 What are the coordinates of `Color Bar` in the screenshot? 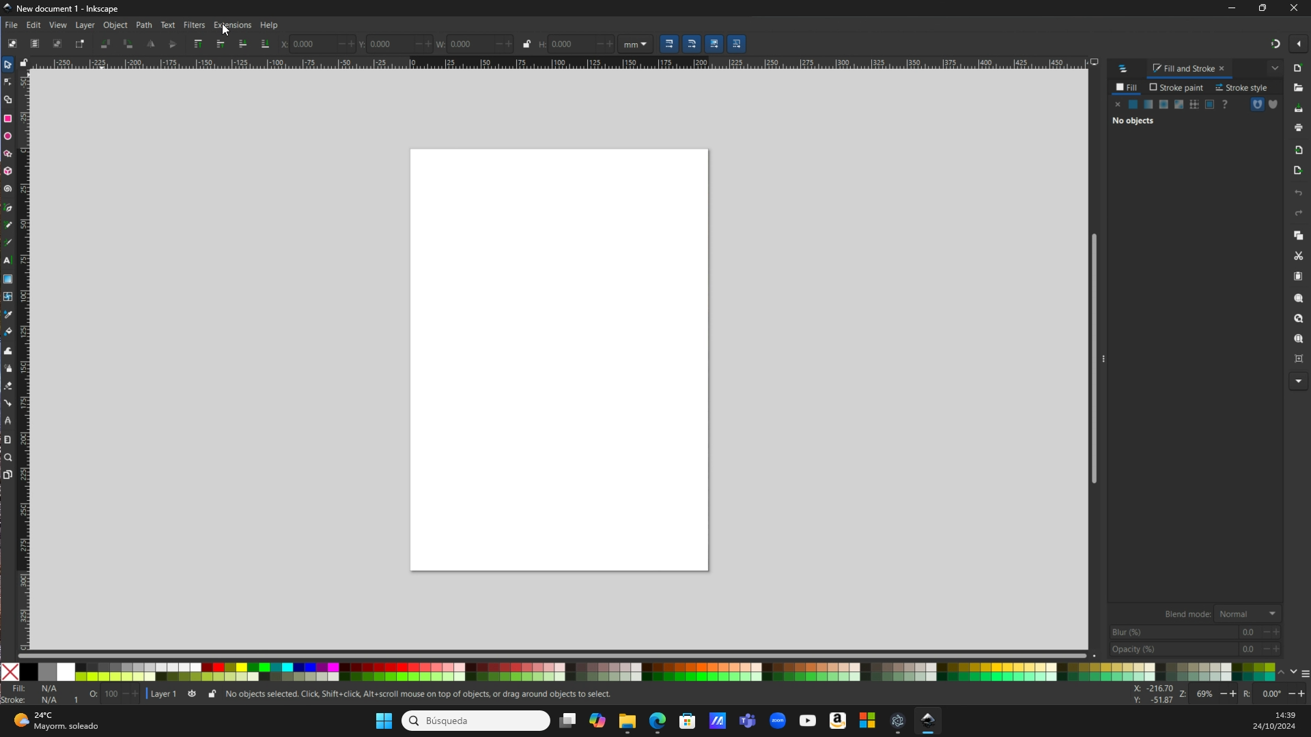 It's located at (671, 671).